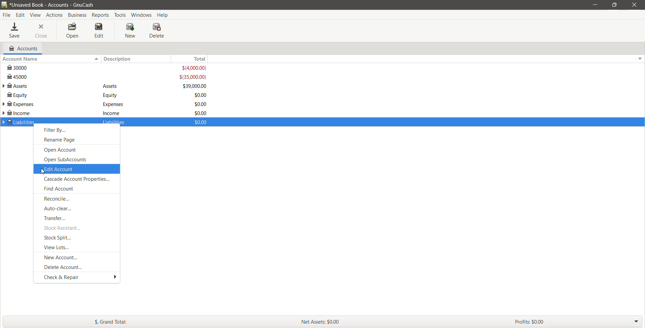 This screenshot has height=328, width=645. What do you see at coordinates (4, 105) in the screenshot?
I see `expand subaccounts` at bounding box center [4, 105].